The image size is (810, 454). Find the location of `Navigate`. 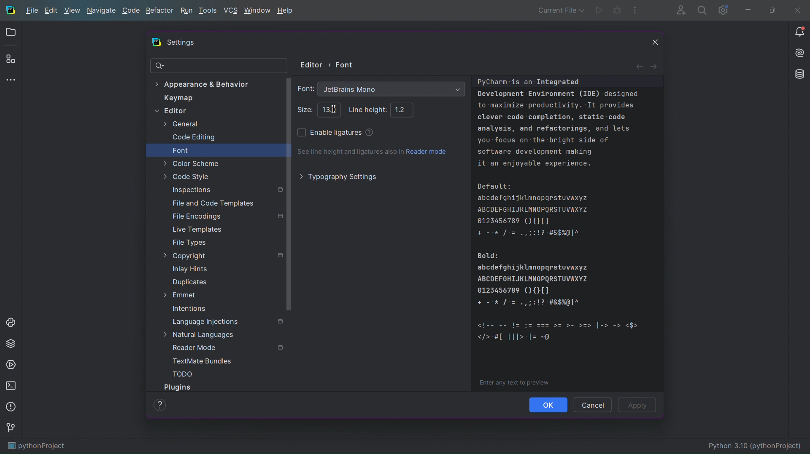

Navigate is located at coordinates (102, 12).